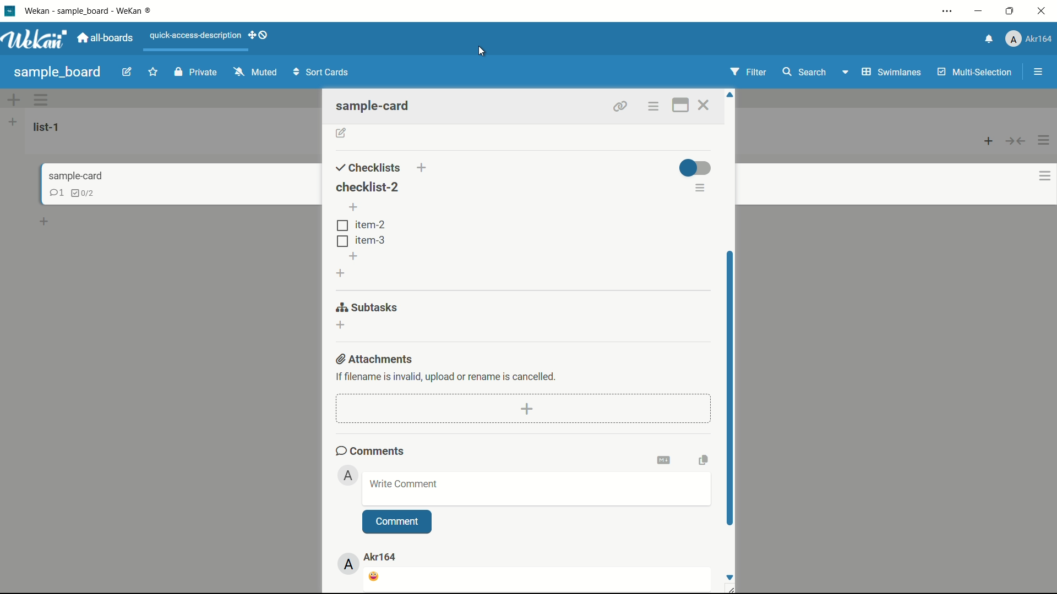 The width and height of the screenshot is (1057, 594). I want to click on private, so click(195, 73).